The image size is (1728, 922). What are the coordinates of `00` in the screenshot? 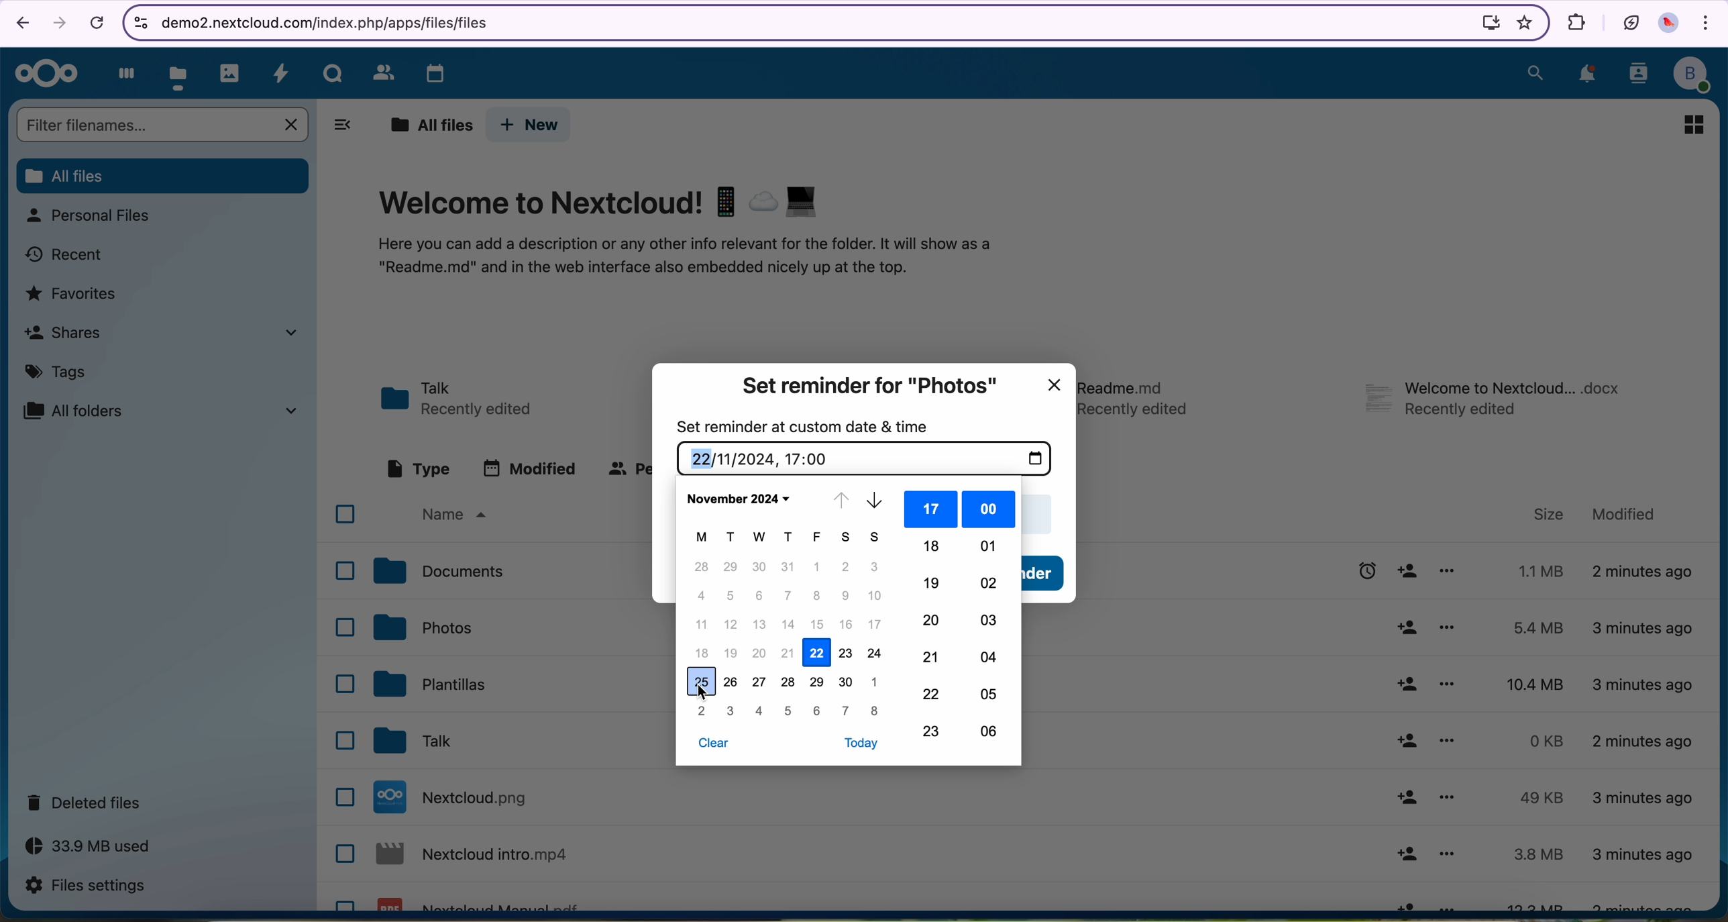 It's located at (988, 510).